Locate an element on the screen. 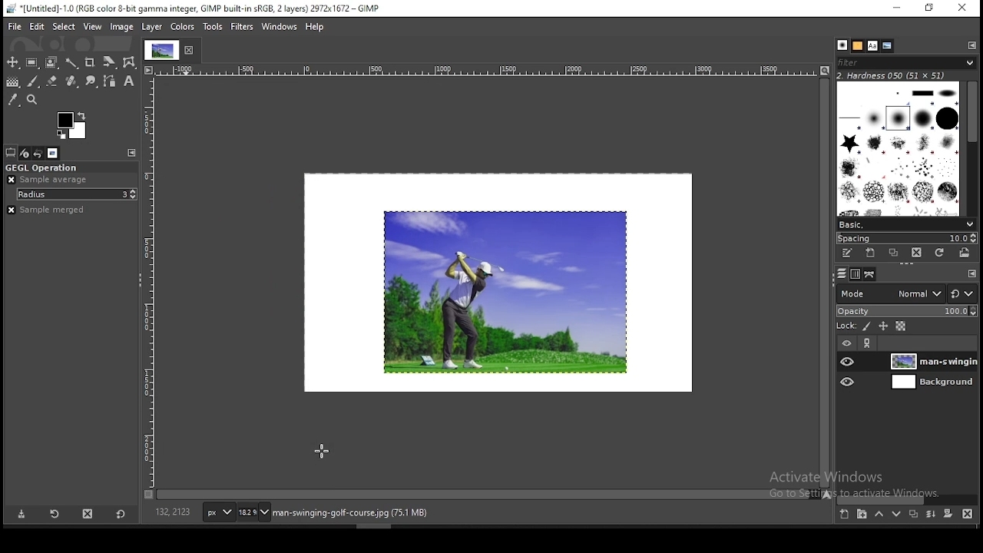  units is located at coordinates (221, 512).